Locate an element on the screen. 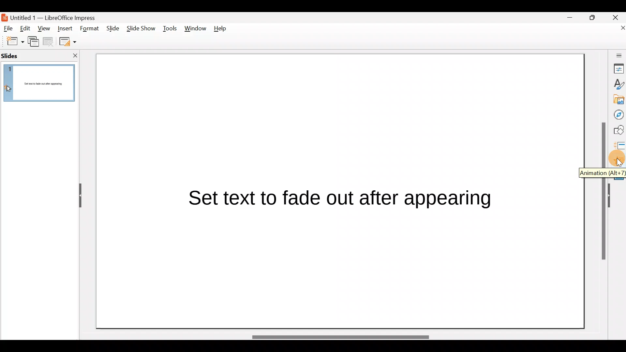 Image resolution: width=626 pixels, height=352 pixels. Document name is located at coordinates (53, 17).